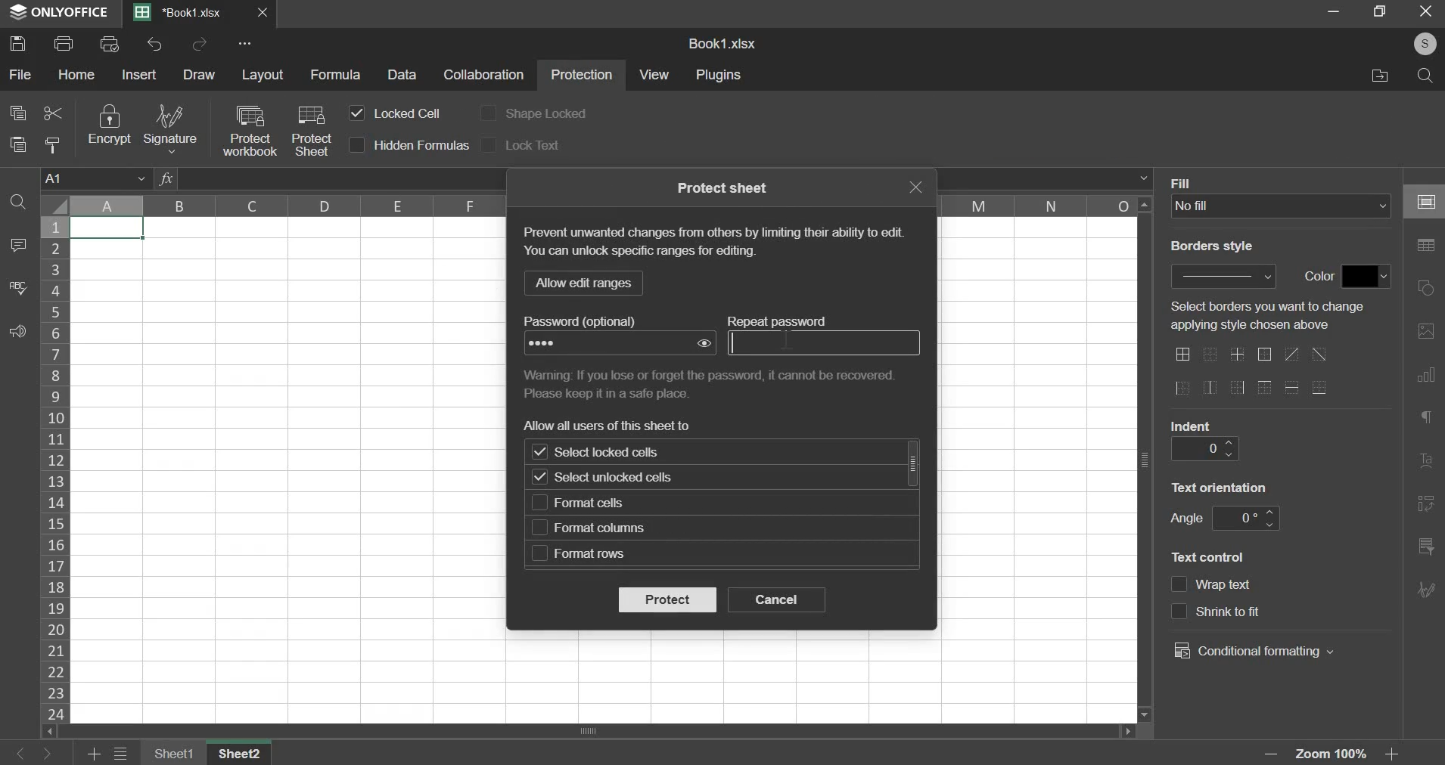 This screenshot has width=1445, height=765. Describe the element at coordinates (19, 202) in the screenshot. I see `find` at that location.